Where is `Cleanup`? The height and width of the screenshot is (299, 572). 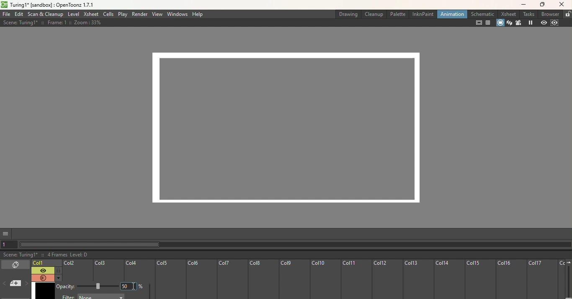
Cleanup is located at coordinates (374, 14).